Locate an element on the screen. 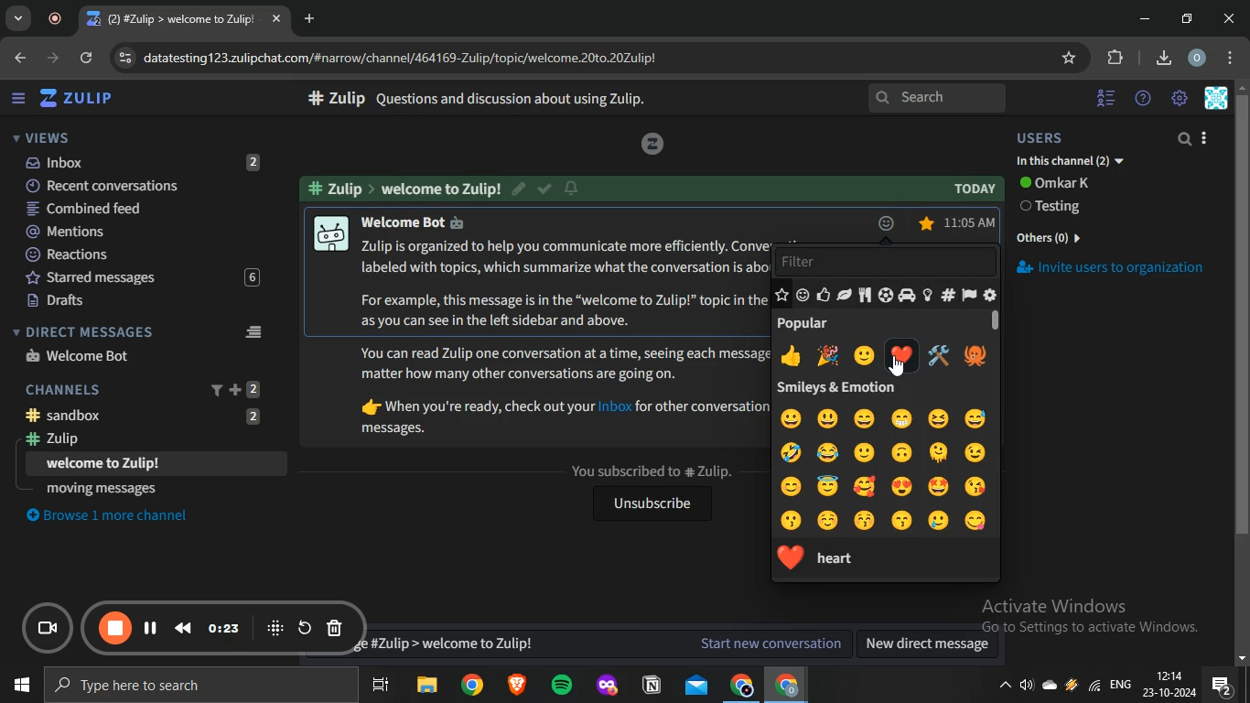 The height and width of the screenshot is (703, 1250). drafts is located at coordinates (138, 301).